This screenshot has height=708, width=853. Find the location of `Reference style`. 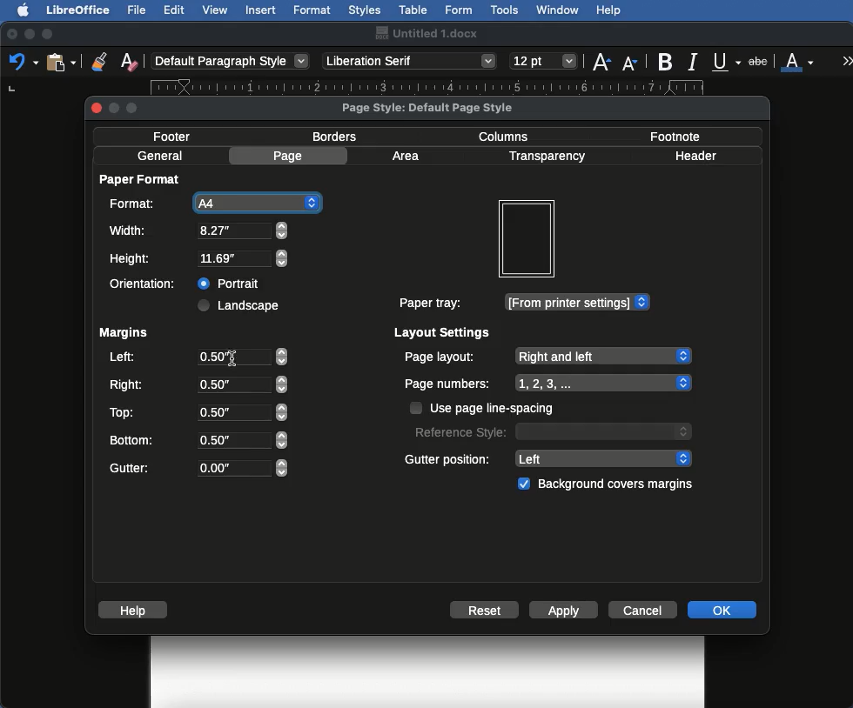

Reference style is located at coordinates (551, 431).